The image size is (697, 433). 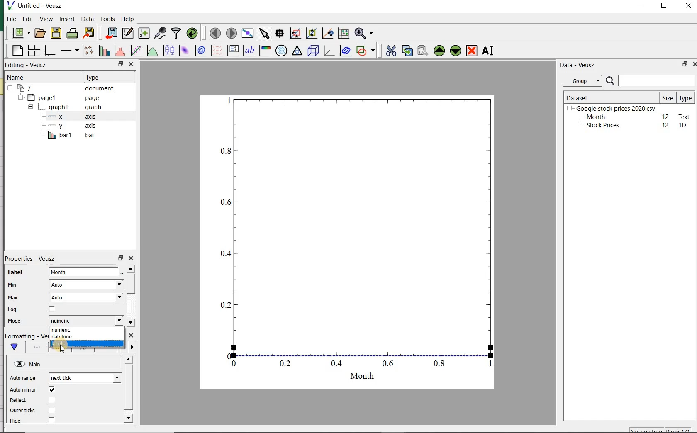 I want to click on graph1, so click(x=63, y=108).